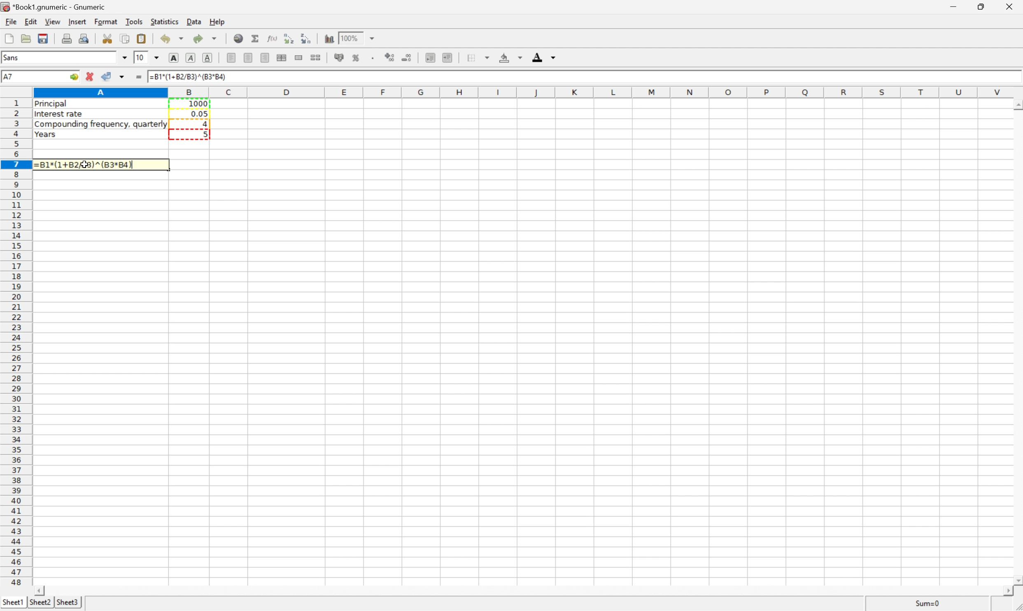  Describe the element at coordinates (256, 37) in the screenshot. I see `sum in current cell` at that location.